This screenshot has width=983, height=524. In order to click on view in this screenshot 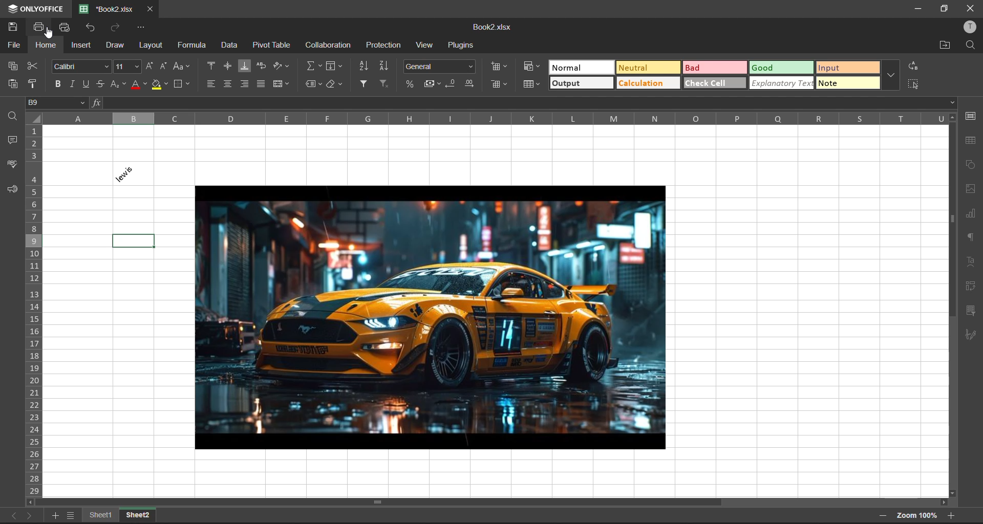, I will do `click(424, 47)`.